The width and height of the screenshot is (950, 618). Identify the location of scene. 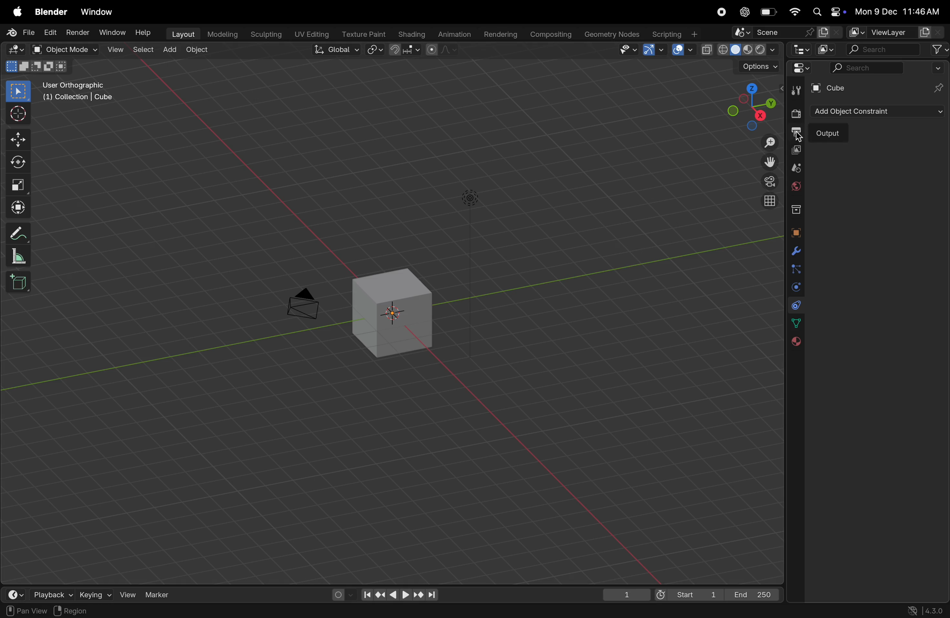
(785, 32).